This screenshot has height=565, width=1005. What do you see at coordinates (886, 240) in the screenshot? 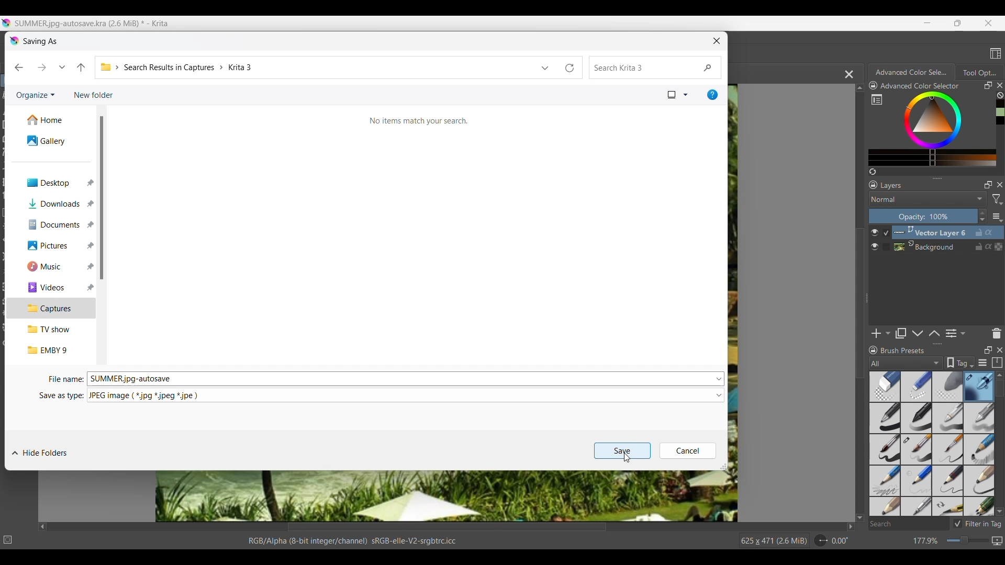
I see `Indicates current selection` at bounding box center [886, 240].